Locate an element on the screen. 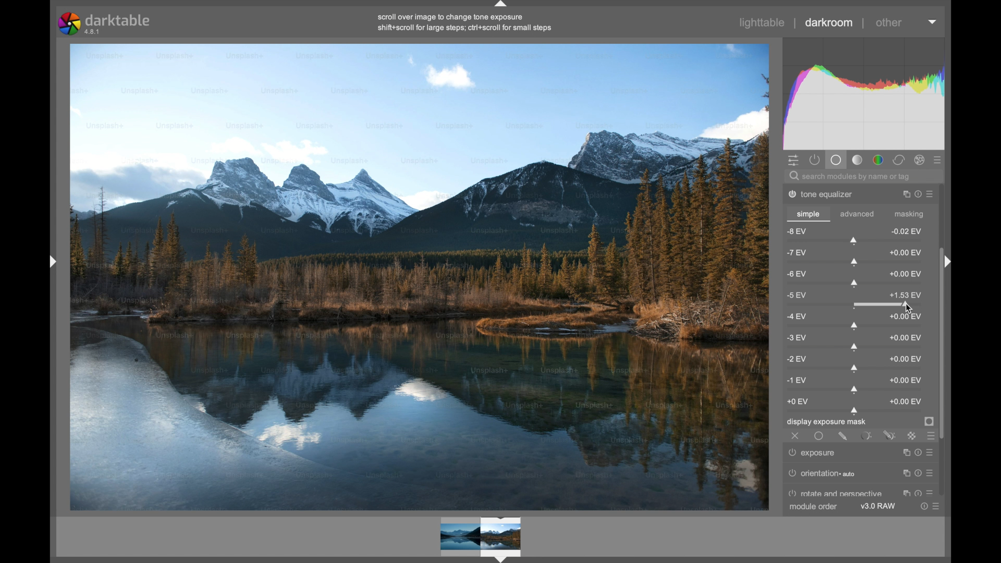  lighttable is located at coordinates (762, 22).